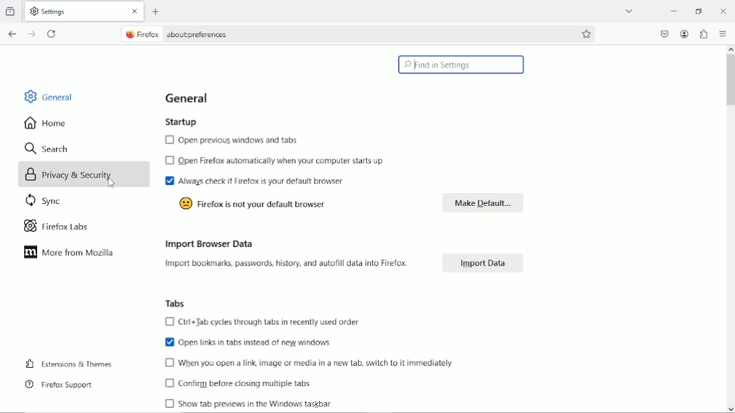 The height and width of the screenshot is (413, 735). What do you see at coordinates (170, 161) in the screenshot?
I see `check box` at bounding box center [170, 161].